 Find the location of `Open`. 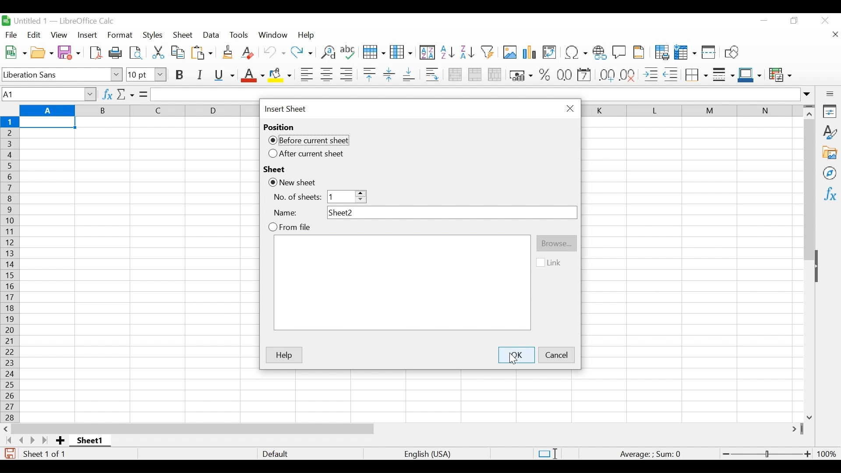

Open is located at coordinates (42, 52).